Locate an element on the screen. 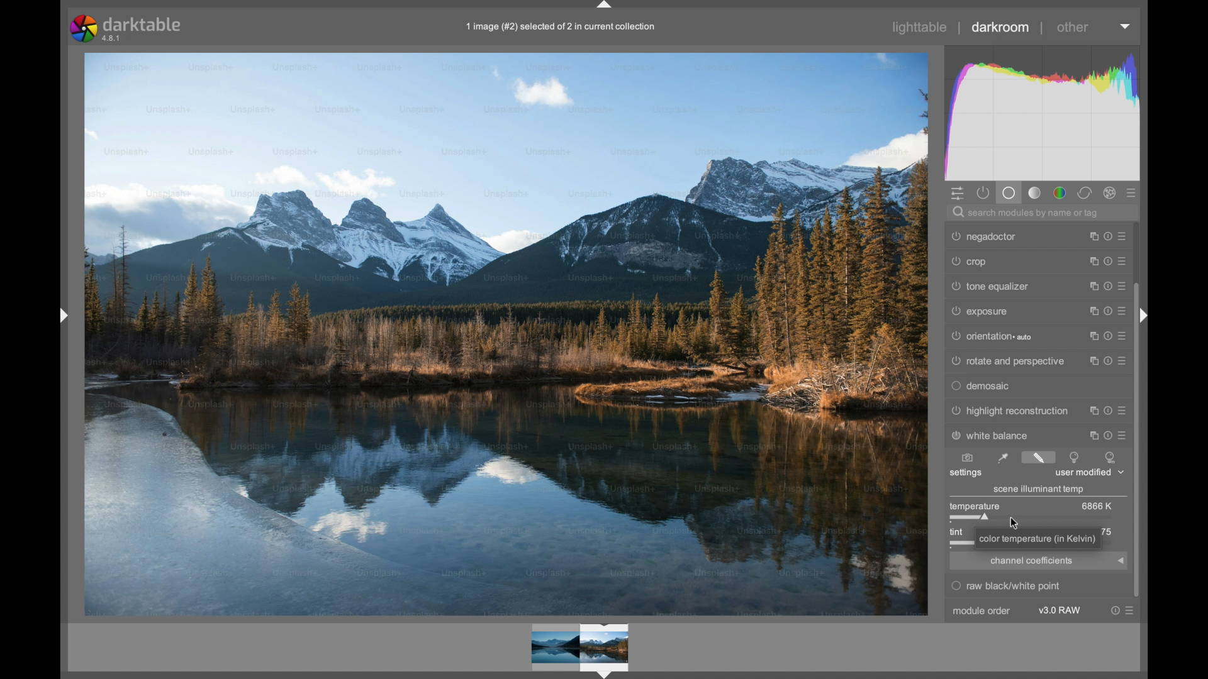 This screenshot has height=679, width=1208. 1 image (#2) selected of 2 in current collection is located at coordinates (566, 27).